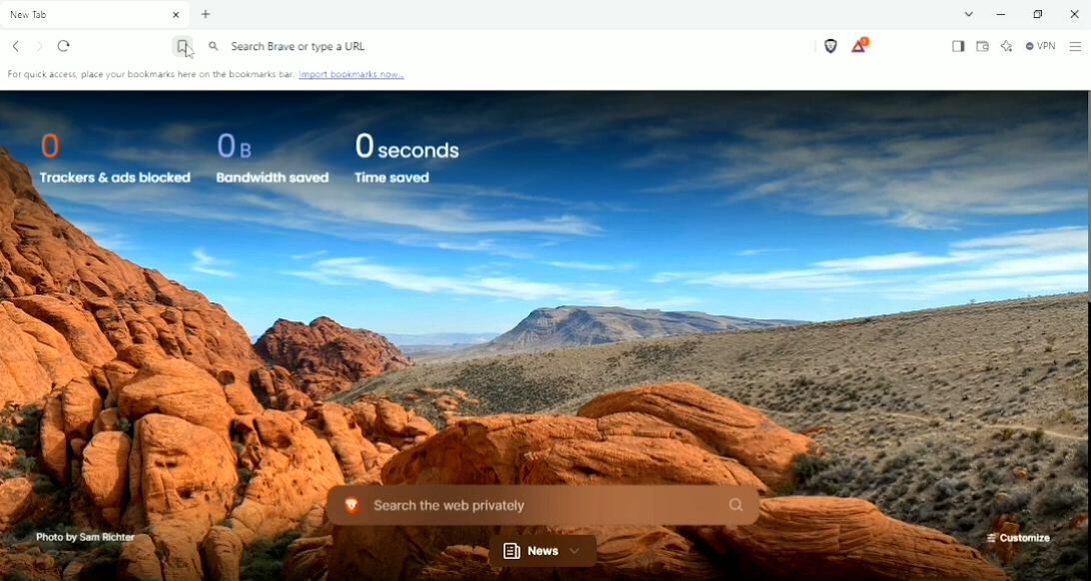 The height and width of the screenshot is (581, 1091). What do you see at coordinates (1075, 47) in the screenshot?
I see `Customize and Control Brave` at bounding box center [1075, 47].